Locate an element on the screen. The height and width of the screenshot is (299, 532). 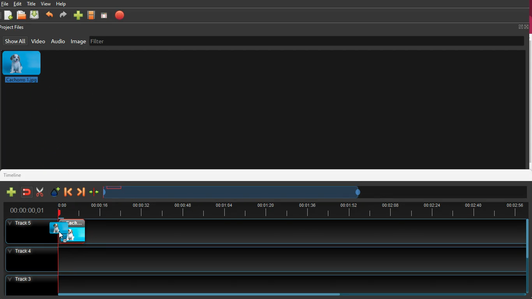
title is located at coordinates (32, 4).